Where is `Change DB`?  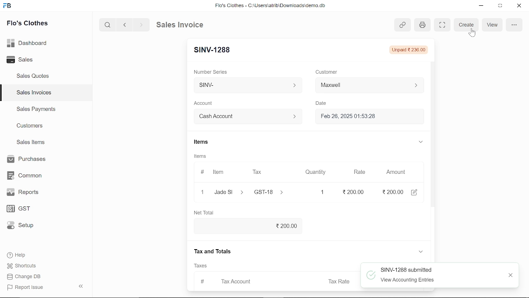
Change DB is located at coordinates (26, 276).